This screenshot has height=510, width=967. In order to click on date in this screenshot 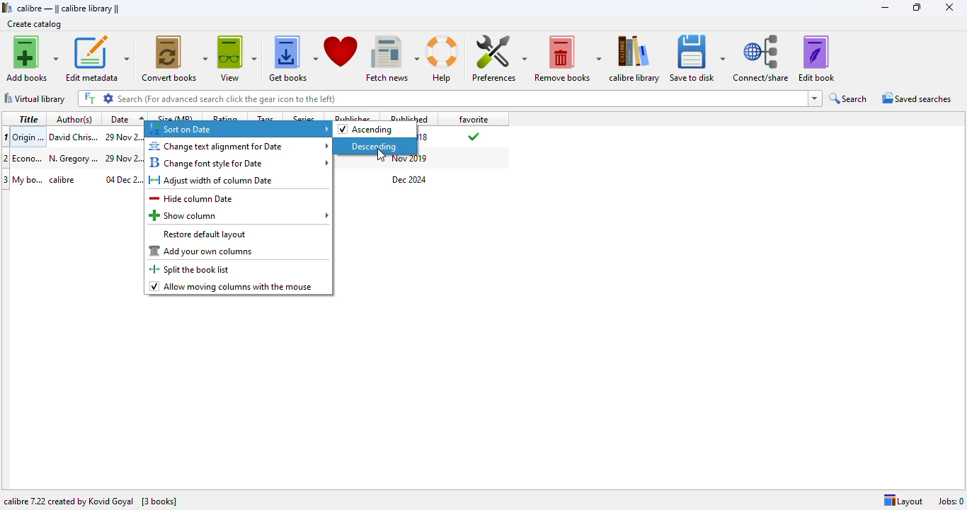, I will do `click(123, 137)`.